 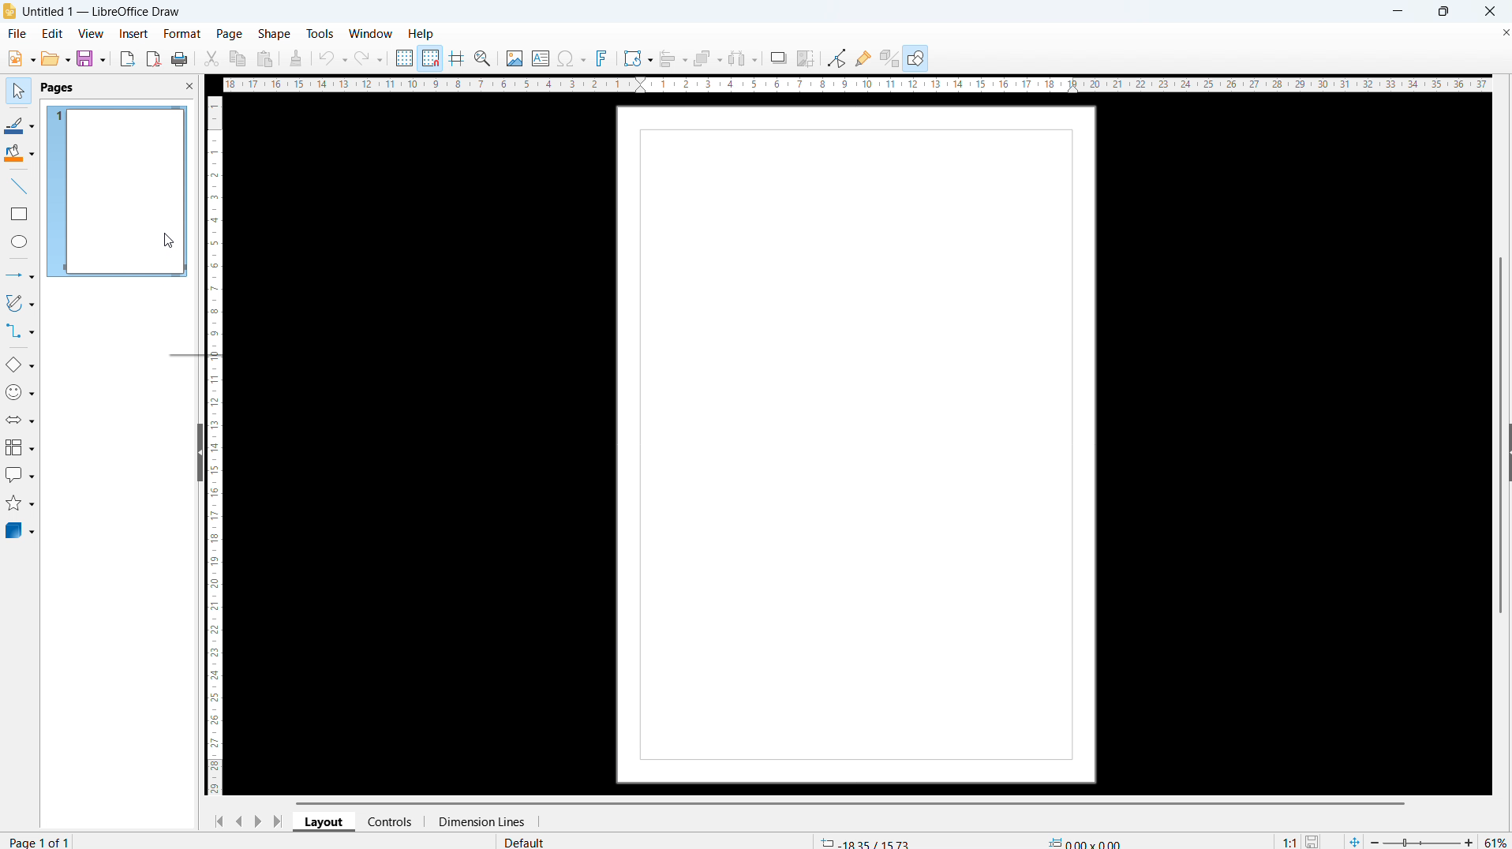 I want to click on zoom slider, so click(x=1421, y=840).